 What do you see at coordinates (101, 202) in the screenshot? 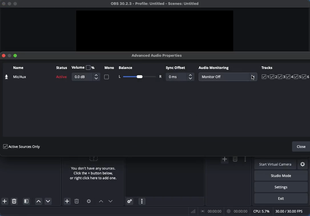
I see `Move up` at bounding box center [101, 202].